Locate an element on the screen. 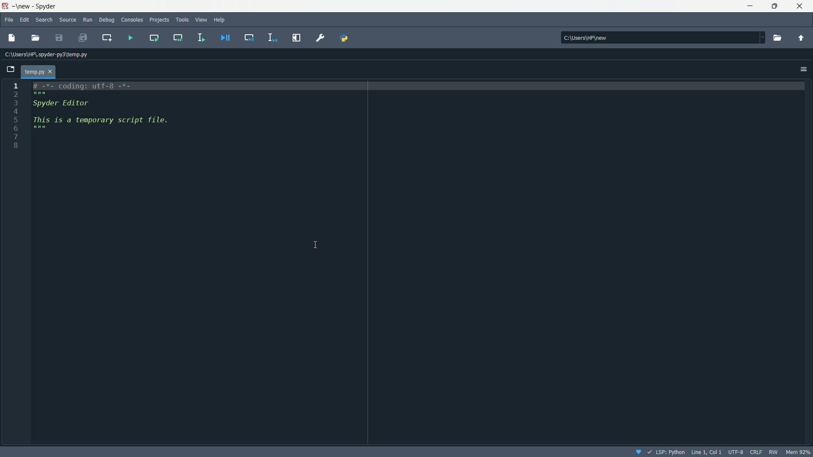 Image resolution: width=813 pixels, height=457 pixels. Debug selection or current line is located at coordinates (271, 36).